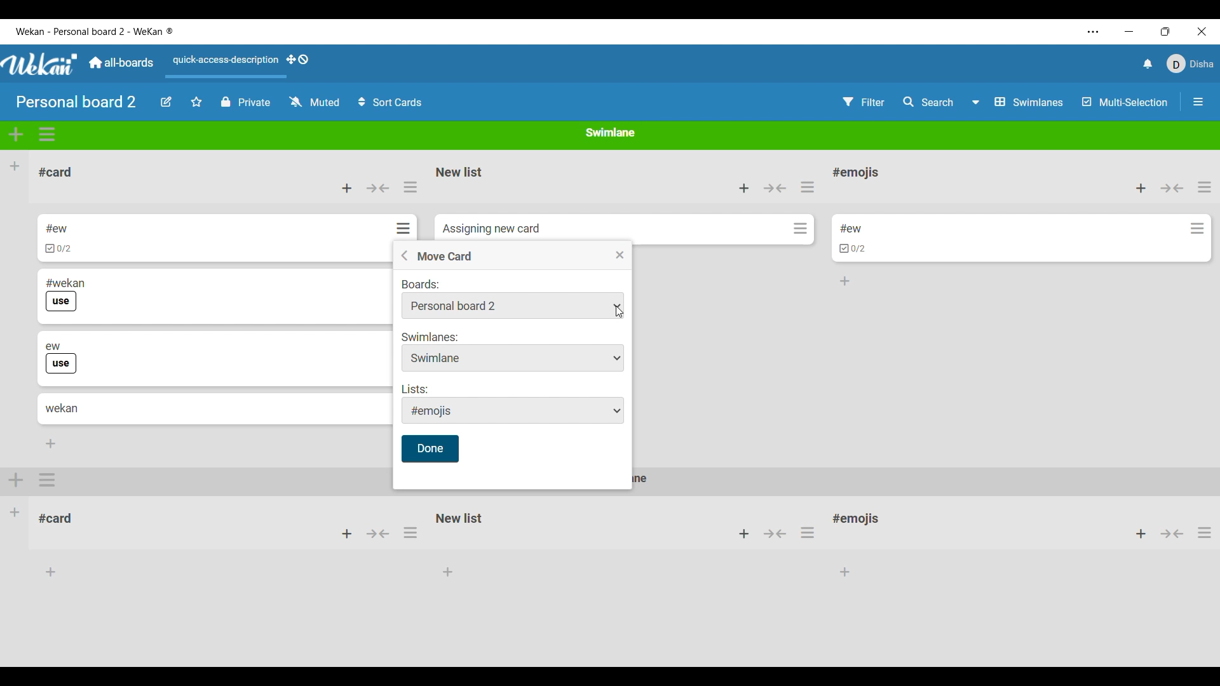  Describe the element at coordinates (811, 532) in the screenshot. I see `options` at that location.